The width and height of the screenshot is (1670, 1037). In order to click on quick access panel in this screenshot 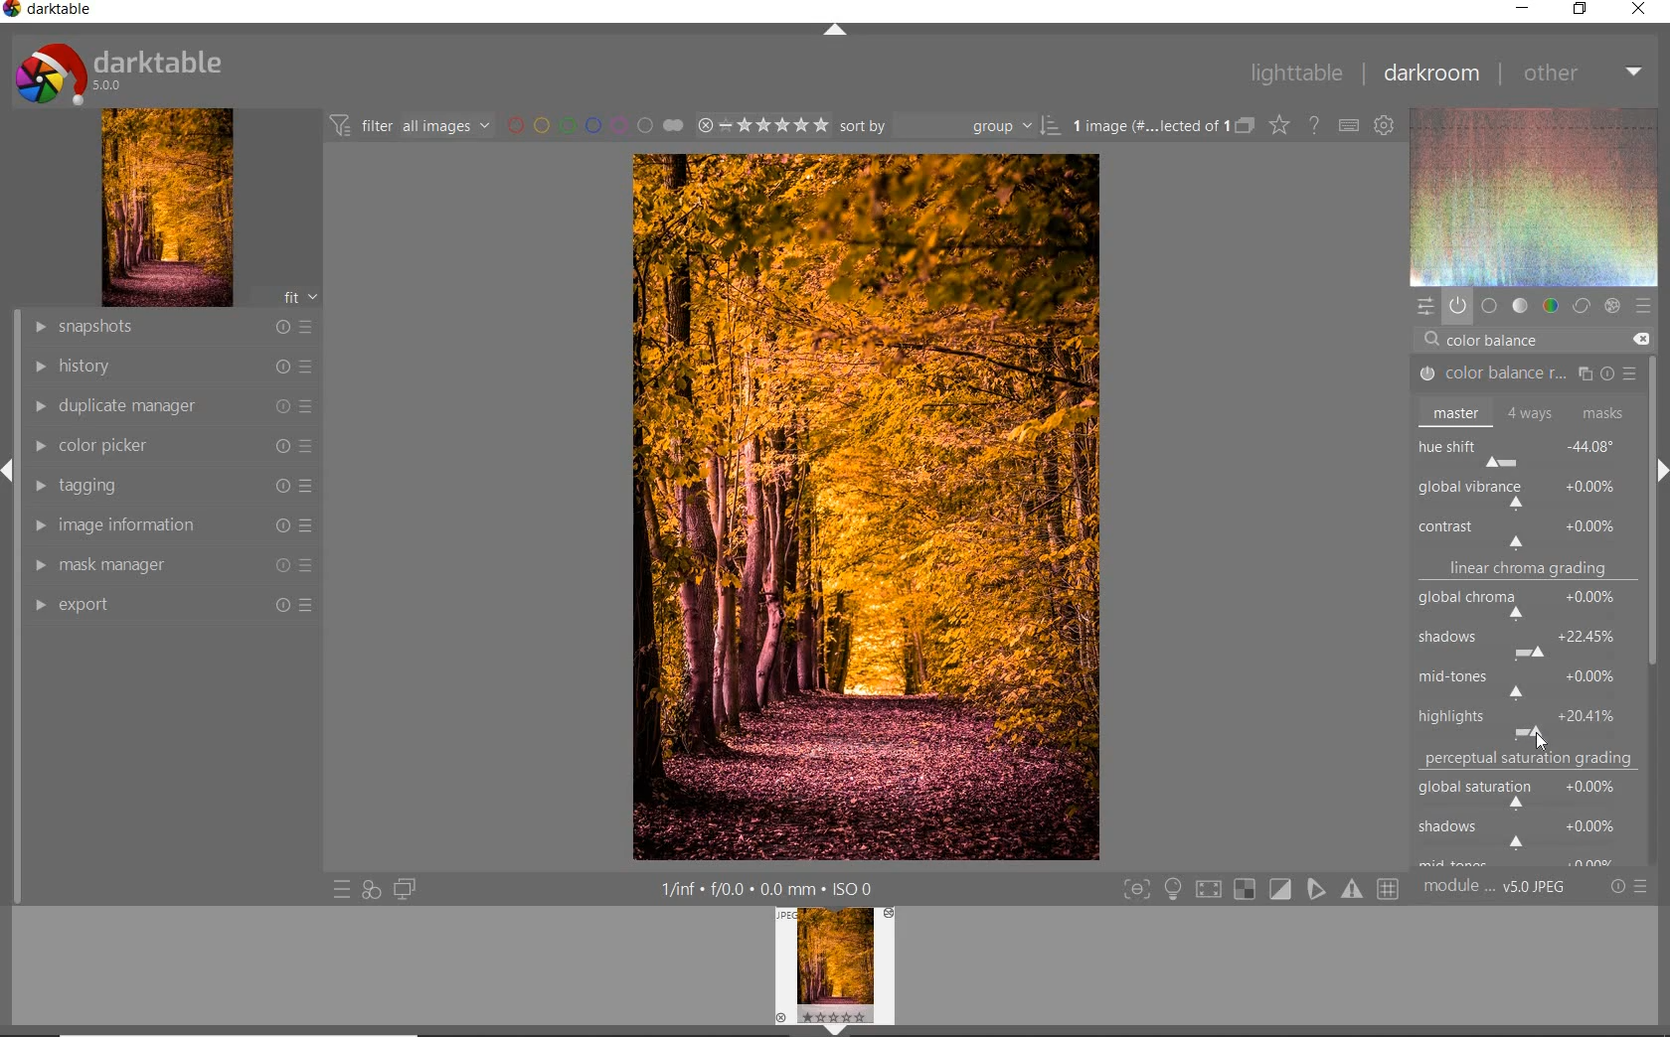, I will do `click(1422, 306)`.